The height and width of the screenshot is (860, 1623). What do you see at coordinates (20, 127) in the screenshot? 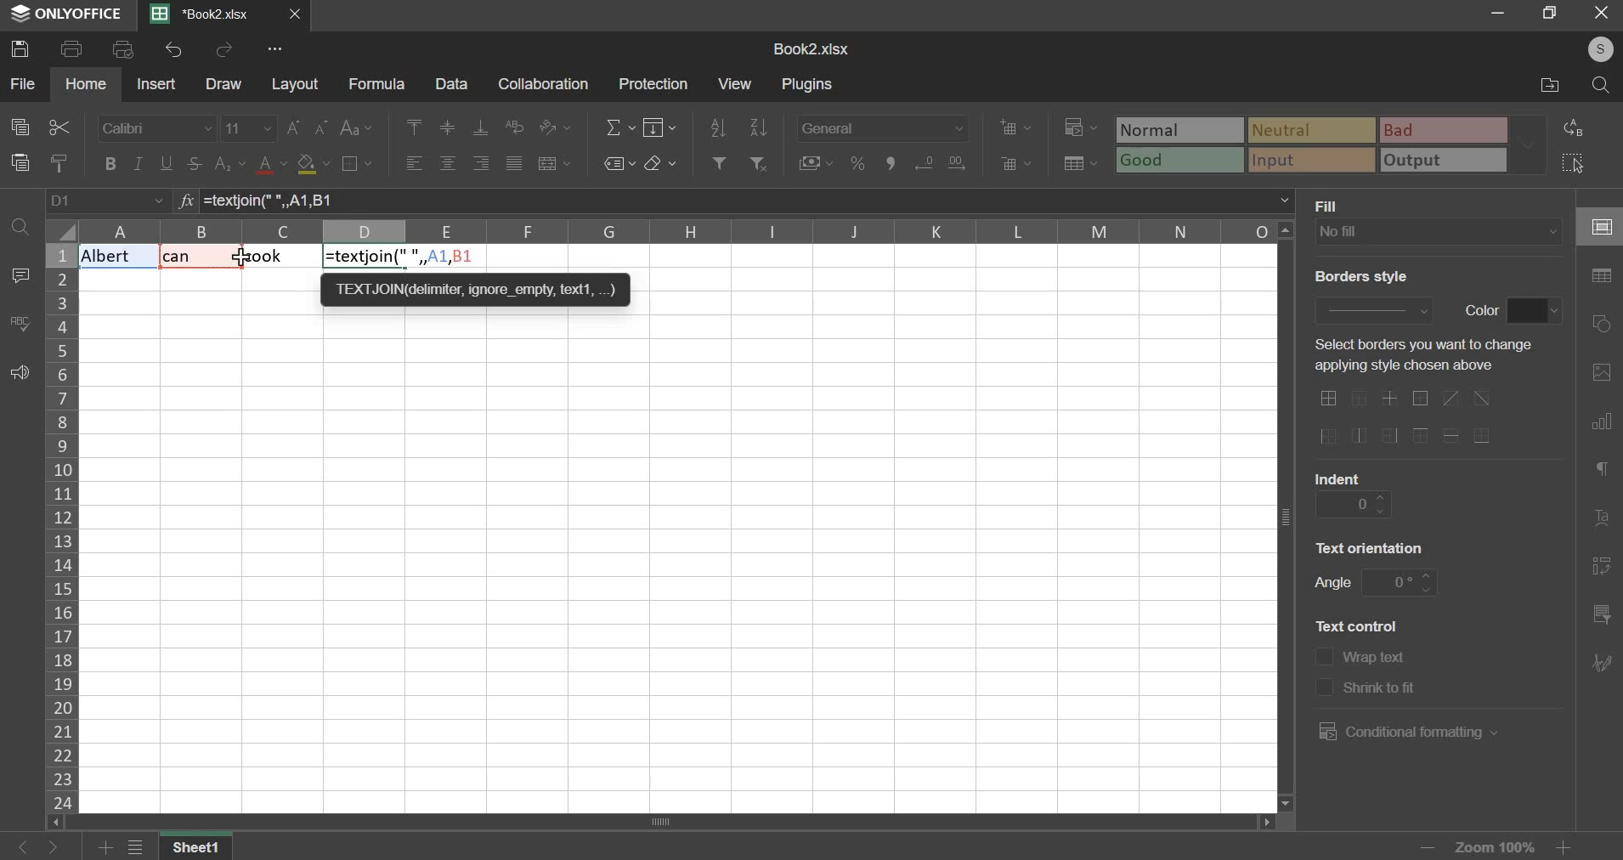
I see `copy` at bounding box center [20, 127].